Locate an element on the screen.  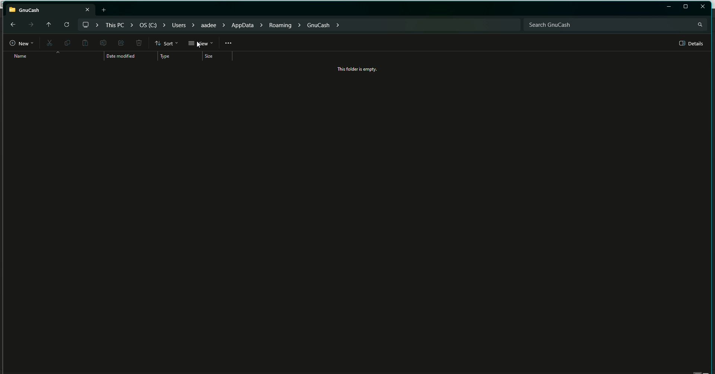
File path is located at coordinates (212, 24).